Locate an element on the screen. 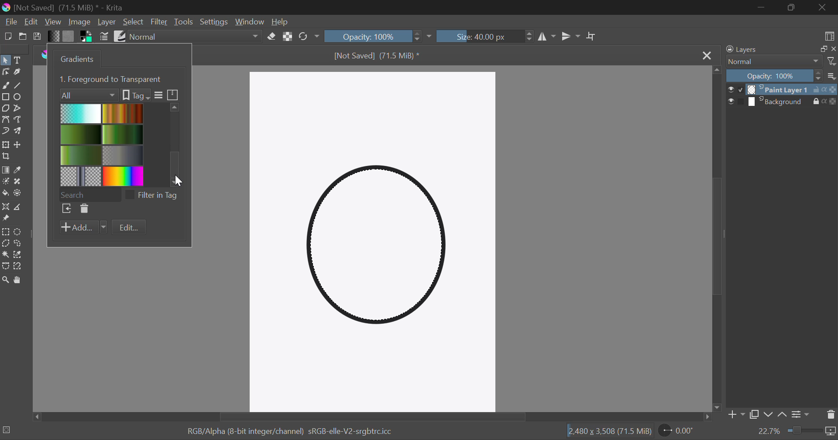 The image size is (838, 440). Copy Layer is located at coordinates (755, 414).